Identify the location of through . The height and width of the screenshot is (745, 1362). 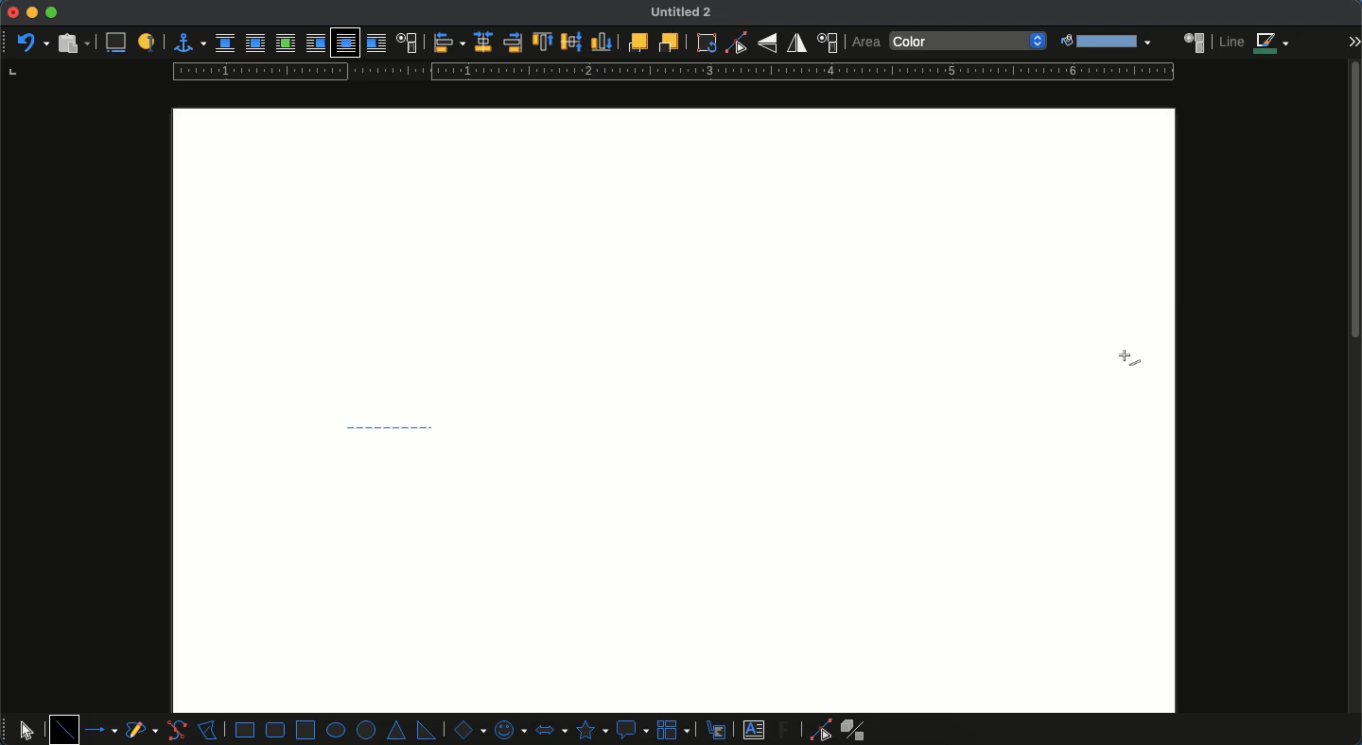
(345, 43).